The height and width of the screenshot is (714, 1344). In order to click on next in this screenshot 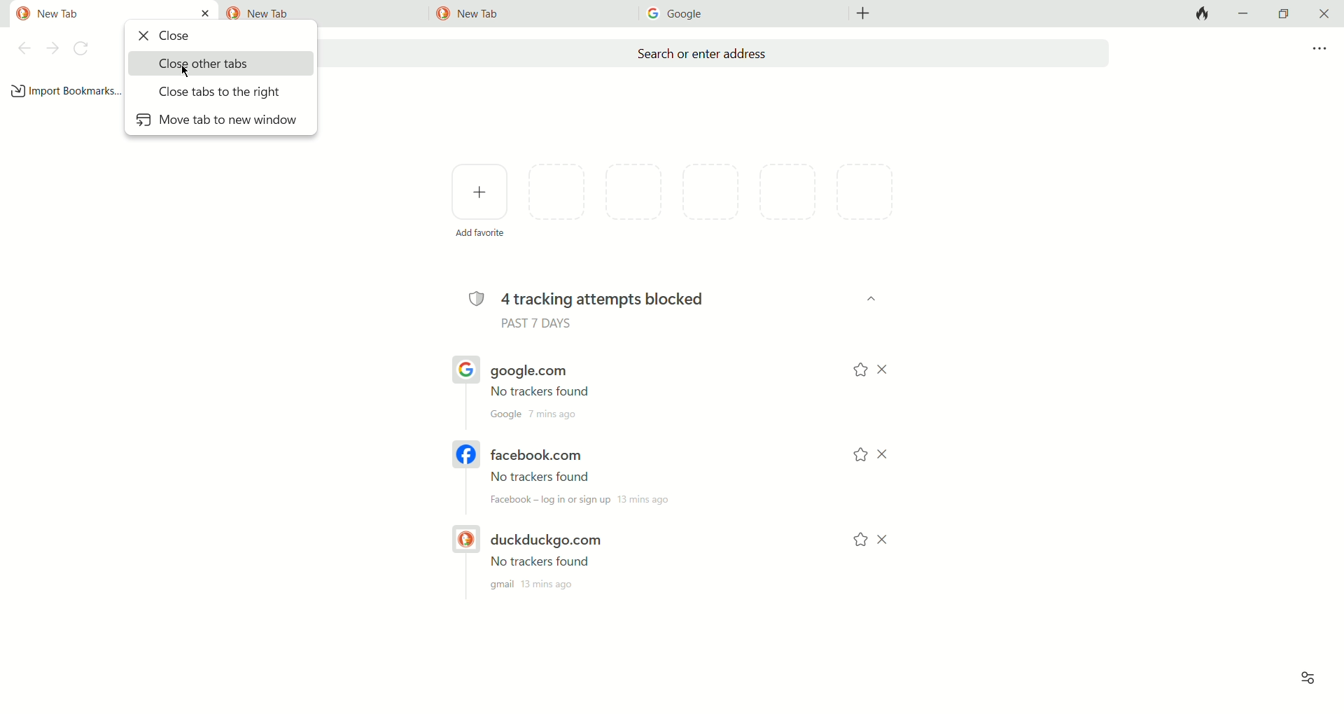, I will do `click(54, 51)`.